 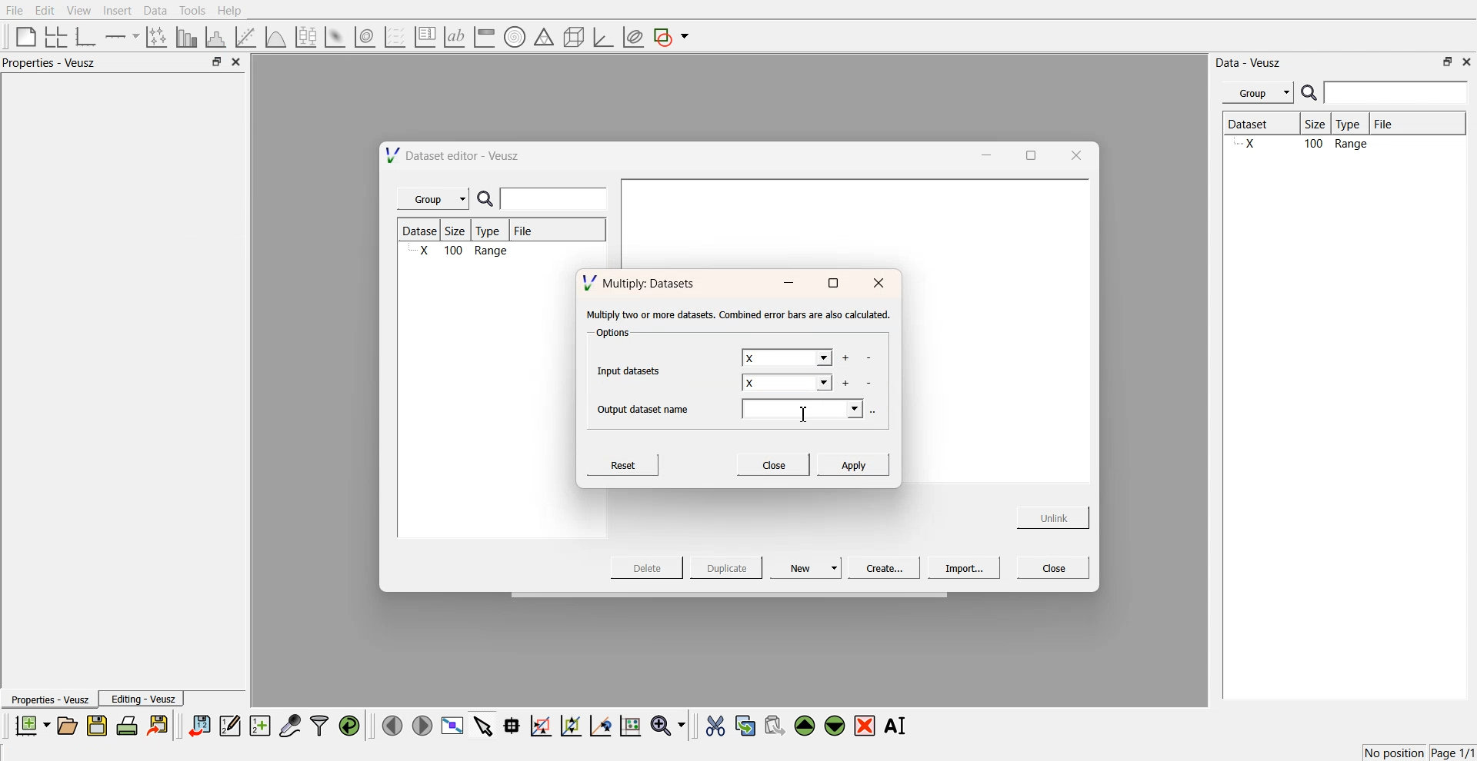 What do you see at coordinates (625, 464) in the screenshot?
I see `Reset` at bounding box center [625, 464].